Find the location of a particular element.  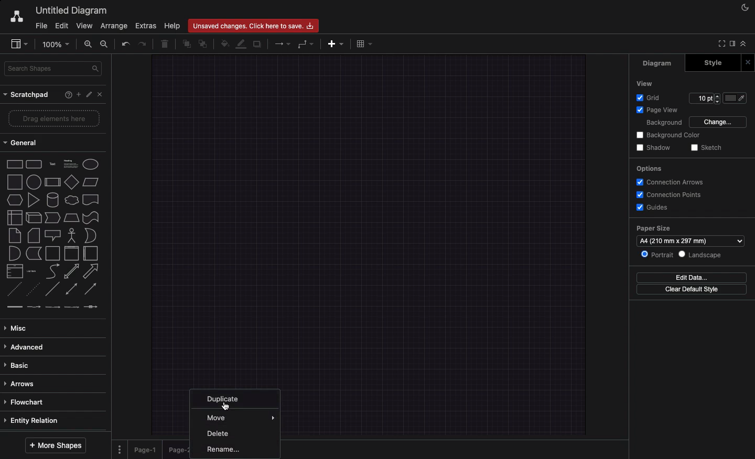

Entity relation is located at coordinates (33, 422).